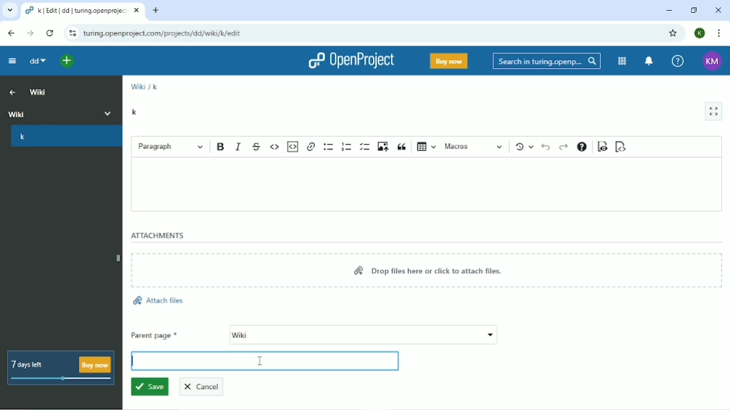 The width and height of the screenshot is (730, 410). What do you see at coordinates (149, 387) in the screenshot?
I see `Save` at bounding box center [149, 387].